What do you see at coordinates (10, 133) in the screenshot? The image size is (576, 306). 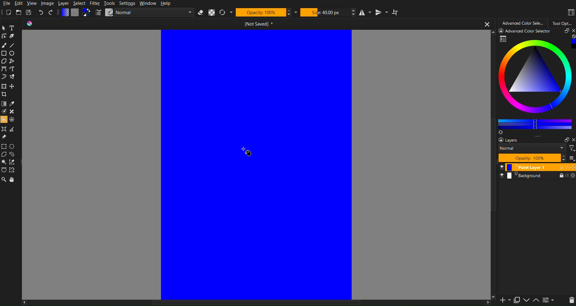 I see `Ruler Tools` at bounding box center [10, 133].